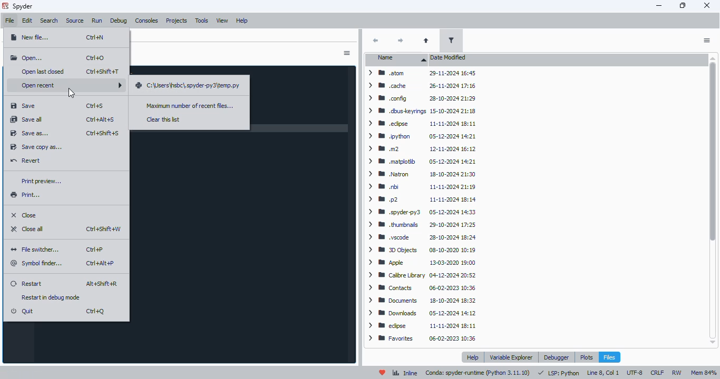 This screenshot has height=379, width=720. What do you see at coordinates (422, 73) in the screenshot?
I see `> BB atom 29-11-2024 16:45` at bounding box center [422, 73].